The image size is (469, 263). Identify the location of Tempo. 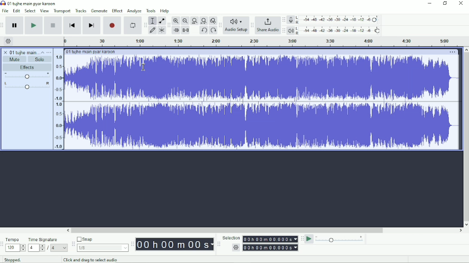
(15, 244).